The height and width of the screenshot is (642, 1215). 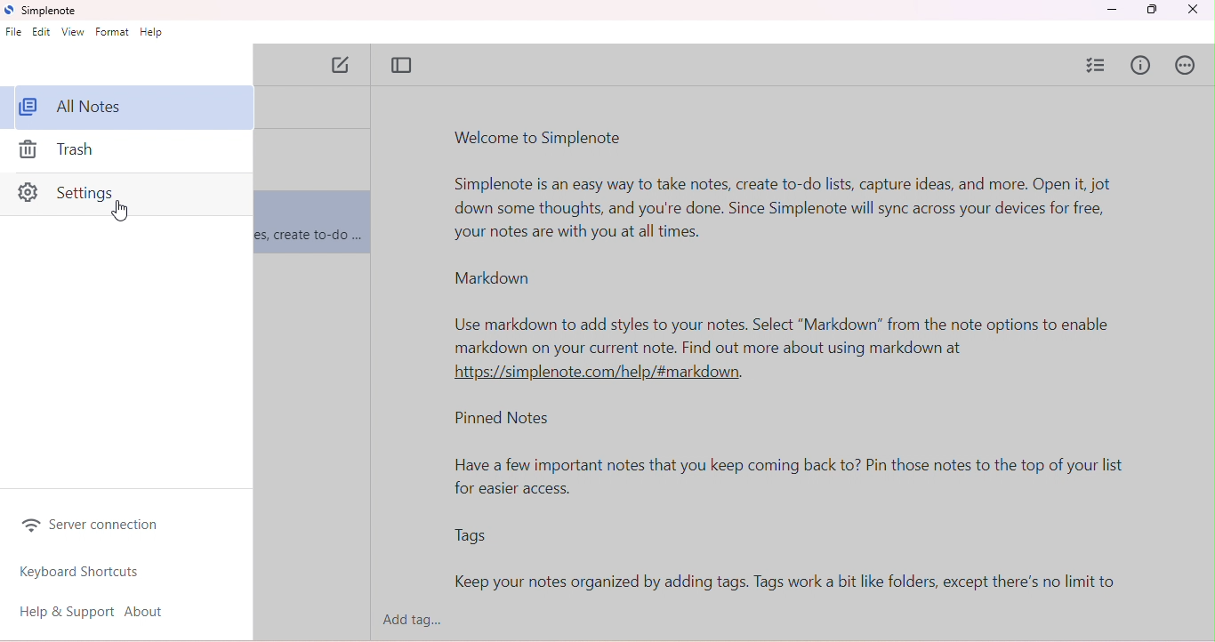 What do you see at coordinates (788, 583) in the screenshot?
I see `text on tags` at bounding box center [788, 583].